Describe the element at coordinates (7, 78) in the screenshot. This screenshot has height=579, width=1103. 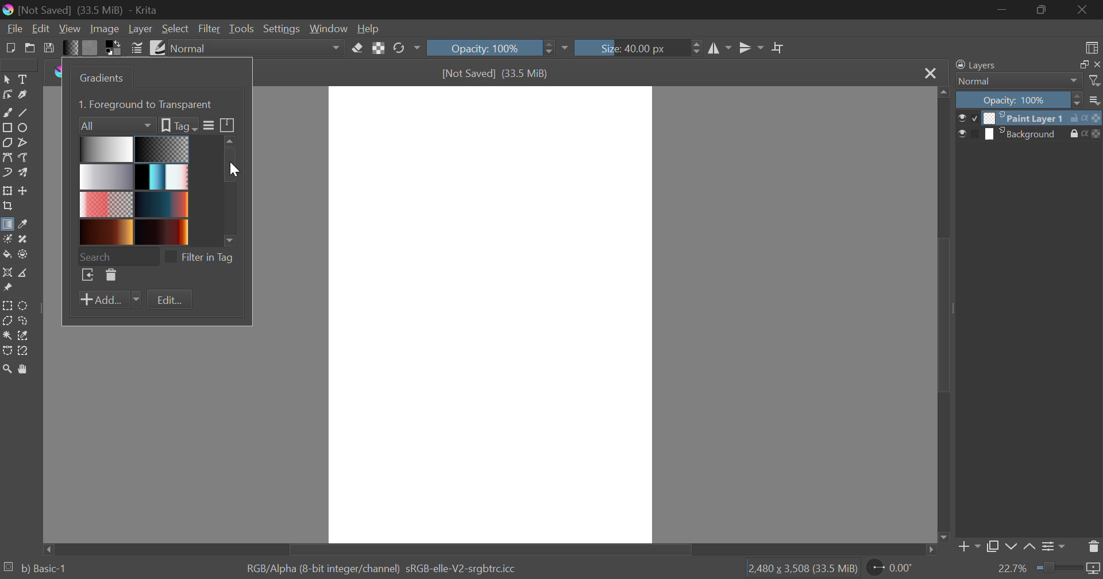
I see `Select` at that location.